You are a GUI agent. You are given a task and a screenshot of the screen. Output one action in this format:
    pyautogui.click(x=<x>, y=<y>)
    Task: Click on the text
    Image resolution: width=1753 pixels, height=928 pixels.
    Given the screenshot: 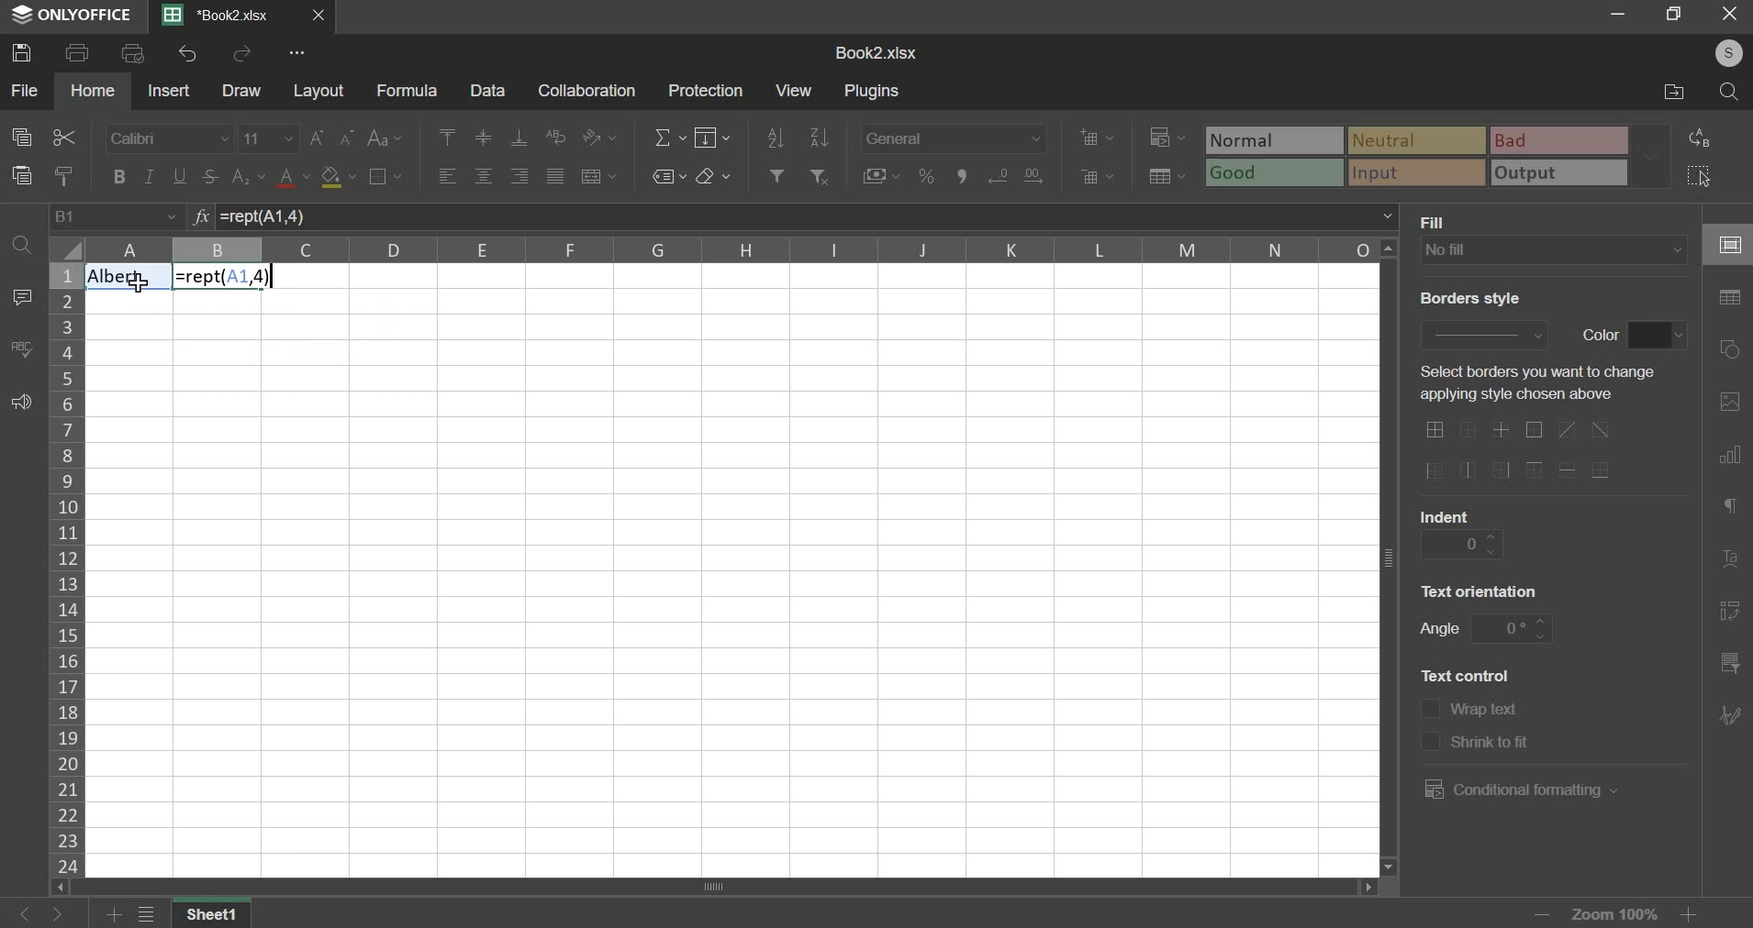 What is the action you would take?
    pyautogui.click(x=1487, y=593)
    